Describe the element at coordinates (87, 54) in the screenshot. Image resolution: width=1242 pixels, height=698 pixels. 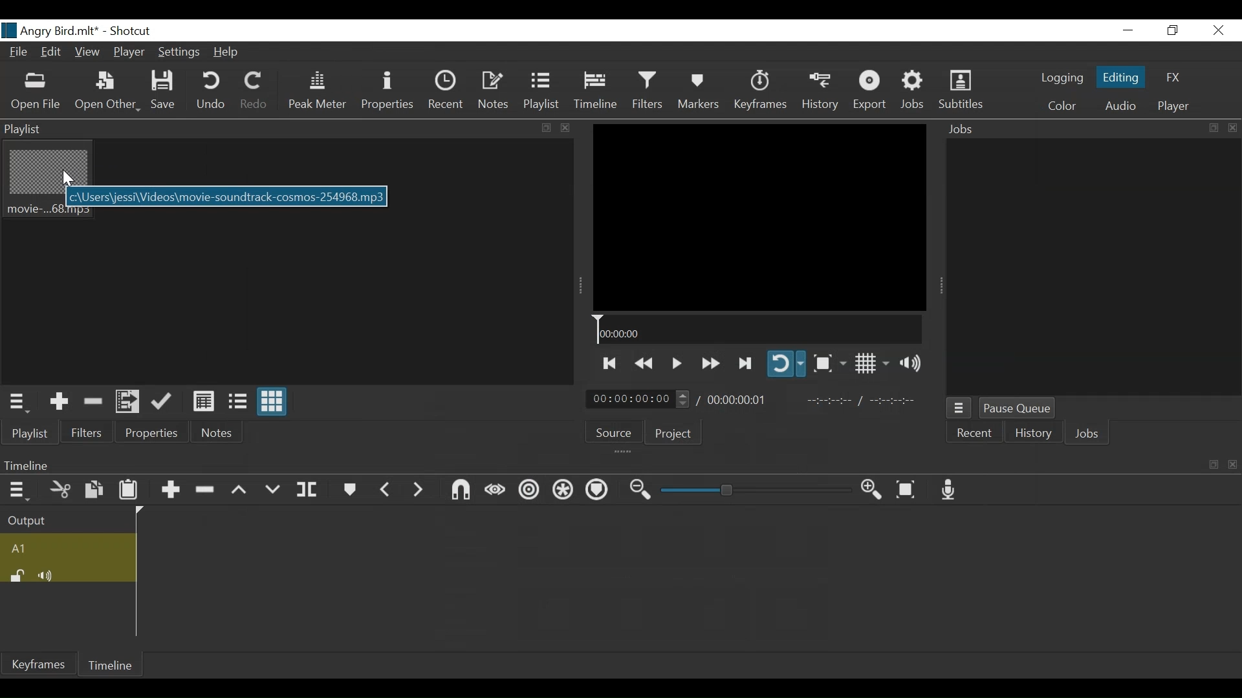
I see `View` at that location.